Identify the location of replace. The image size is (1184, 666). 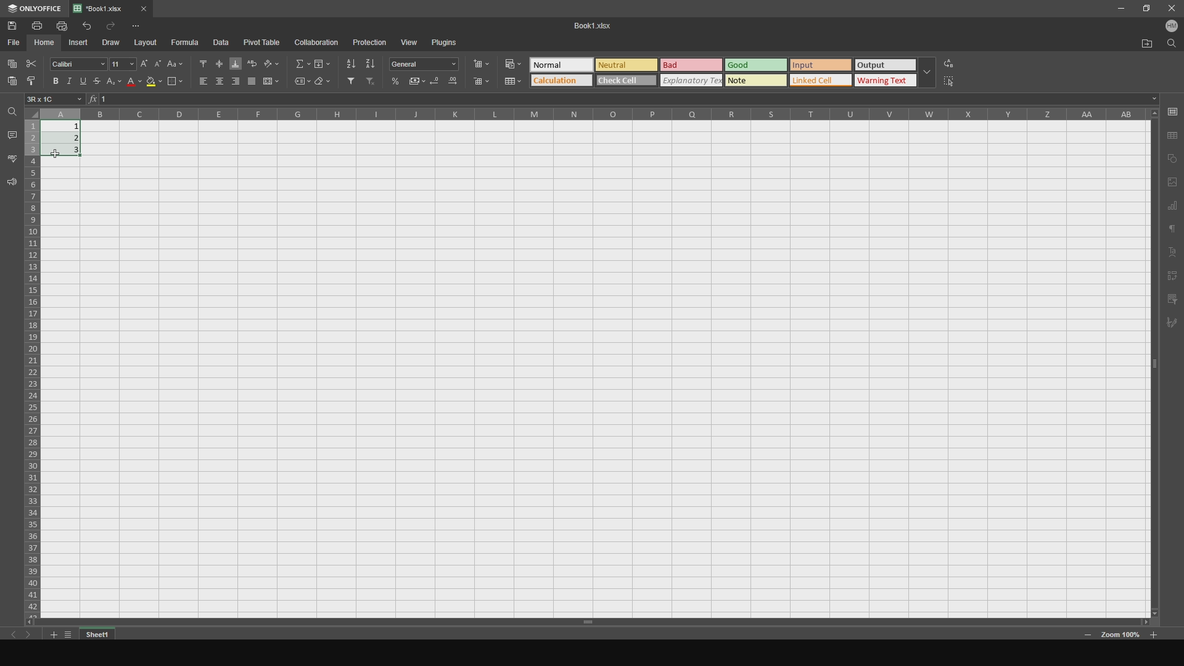
(958, 62).